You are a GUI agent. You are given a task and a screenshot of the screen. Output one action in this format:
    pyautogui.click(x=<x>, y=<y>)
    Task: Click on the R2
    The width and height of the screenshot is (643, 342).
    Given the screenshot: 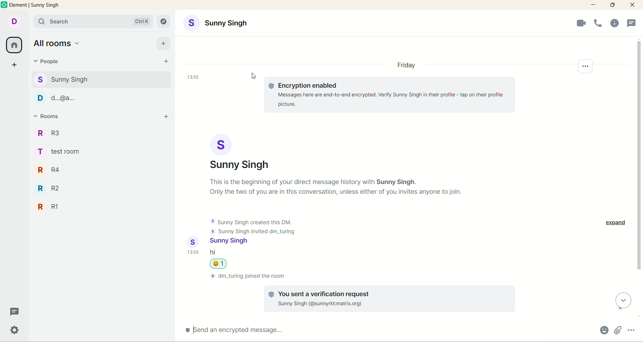 What is the action you would take?
    pyautogui.click(x=52, y=188)
    